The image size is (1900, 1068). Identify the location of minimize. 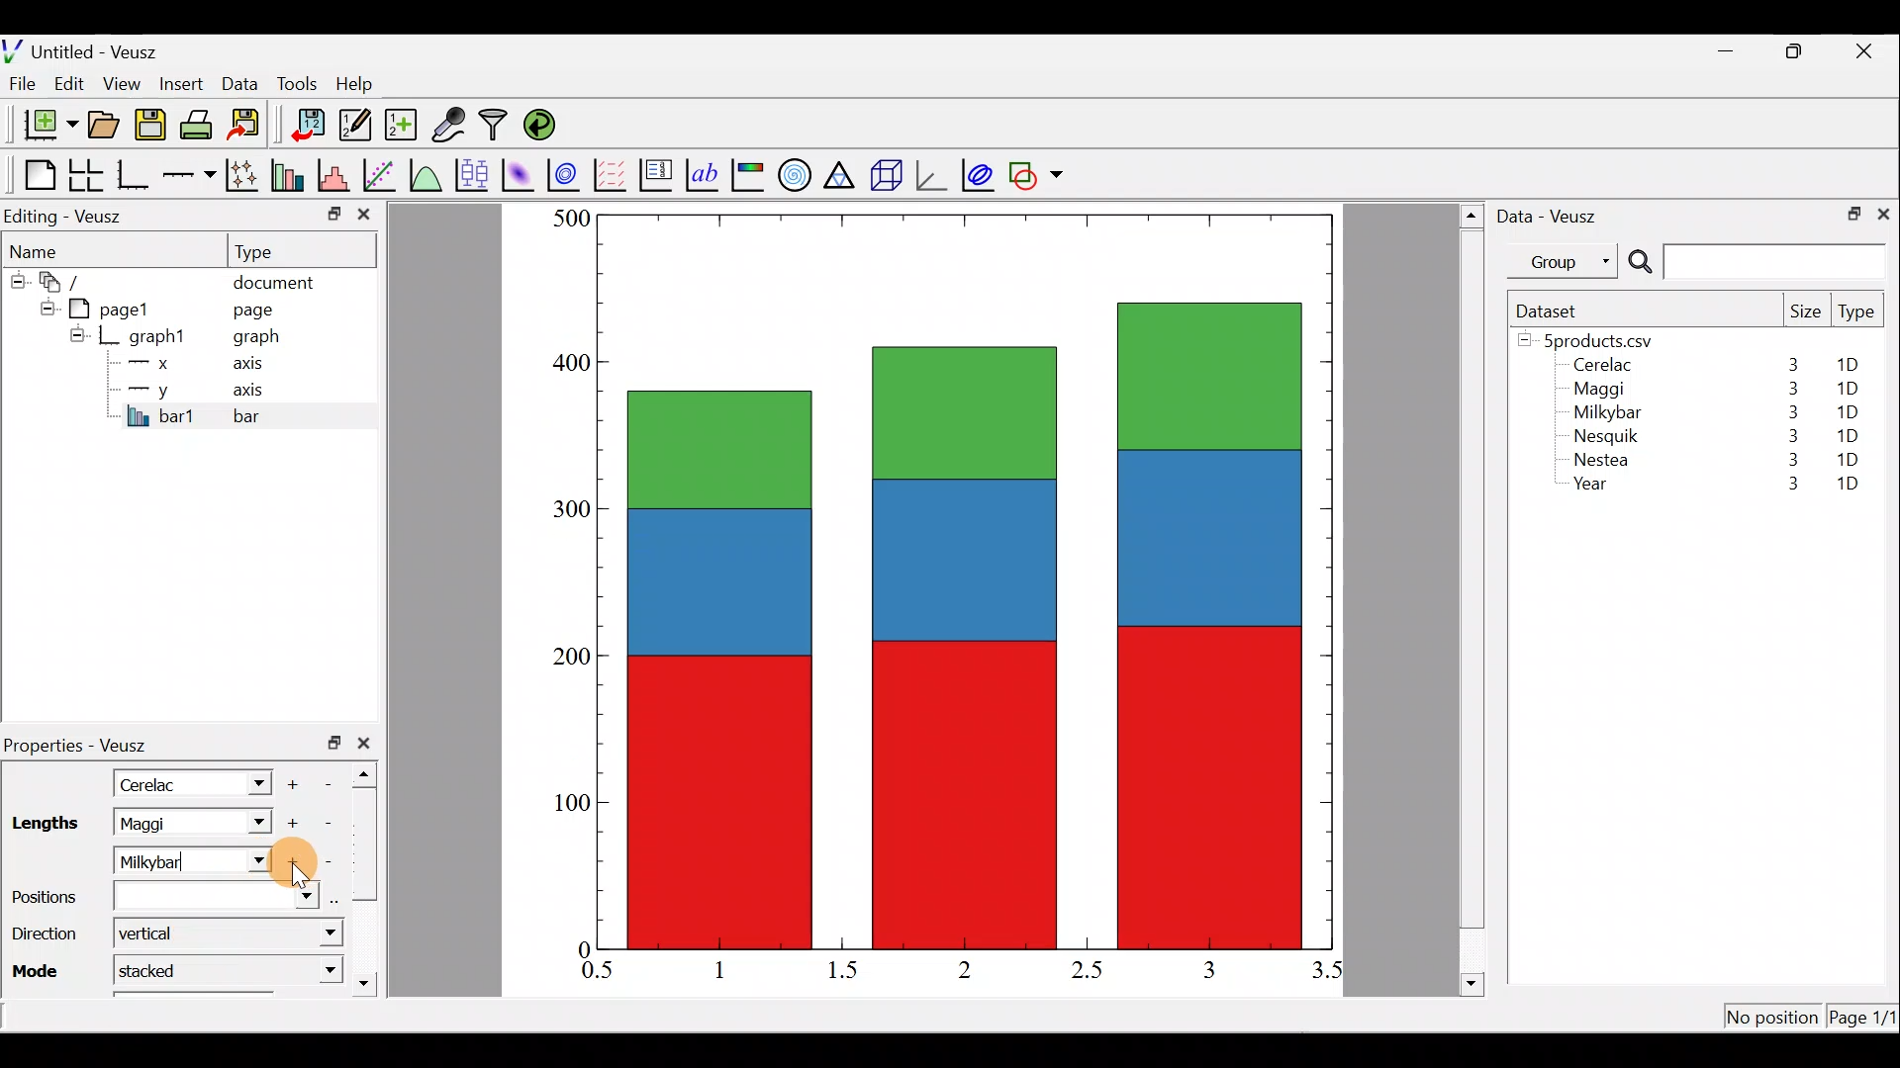
(332, 213).